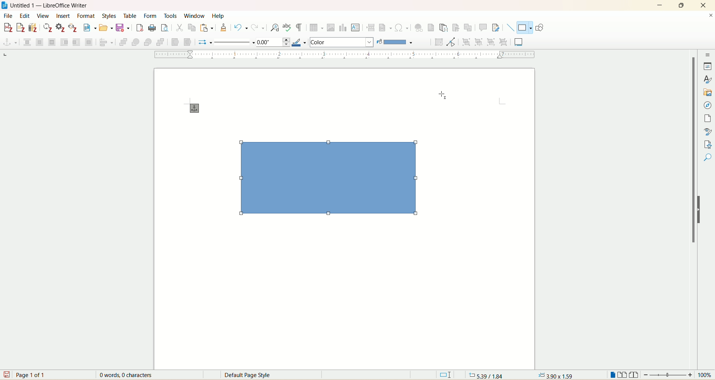 This screenshot has width=715, height=380. What do you see at coordinates (235, 42) in the screenshot?
I see `line style` at bounding box center [235, 42].